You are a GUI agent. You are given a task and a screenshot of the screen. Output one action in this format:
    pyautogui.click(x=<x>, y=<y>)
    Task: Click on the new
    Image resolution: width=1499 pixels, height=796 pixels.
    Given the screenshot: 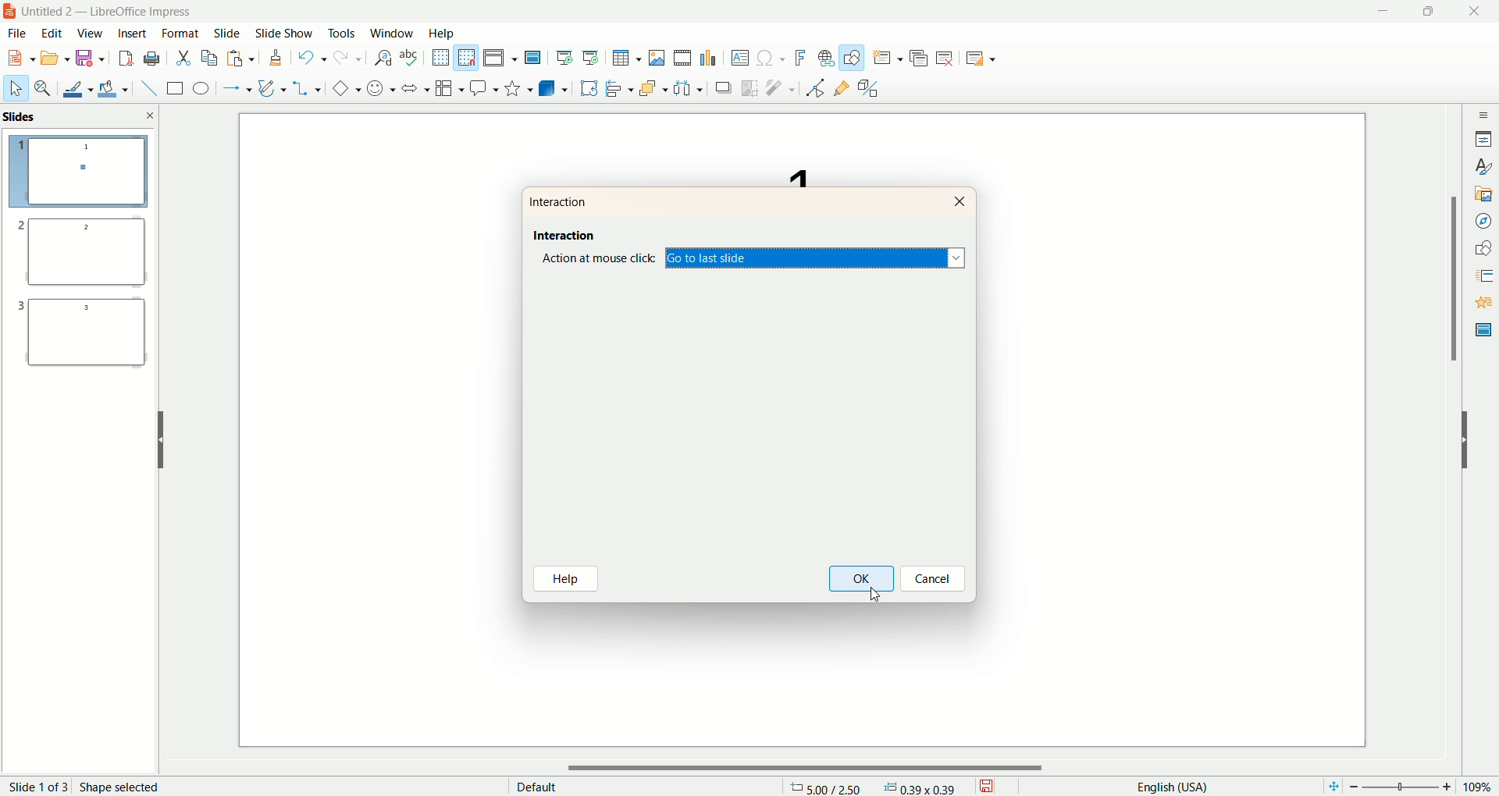 What is the action you would take?
    pyautogui.click(x=21, y=57)
    